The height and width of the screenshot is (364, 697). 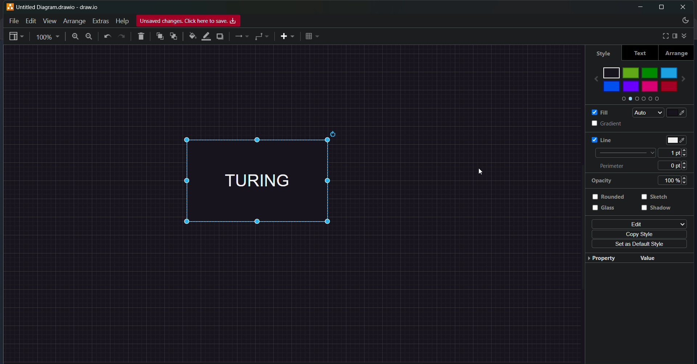 I want to click on add, so click(x=287, y=36).